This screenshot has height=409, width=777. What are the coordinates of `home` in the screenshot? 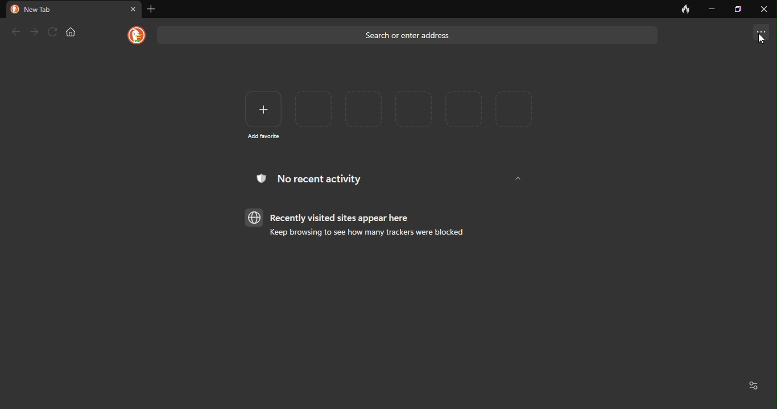 It's located at (72, 32).